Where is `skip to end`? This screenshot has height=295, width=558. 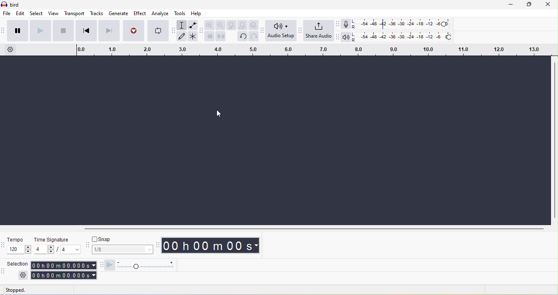 skip to end is located at coordinates (111, 31).